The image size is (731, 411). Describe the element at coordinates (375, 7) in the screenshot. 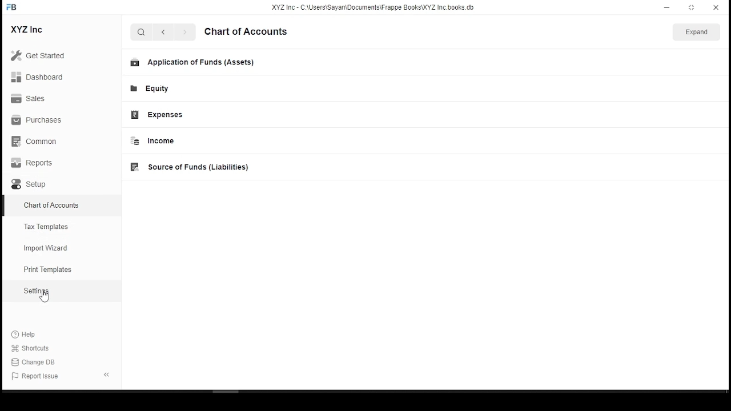

I see `XYZ Inc - C:\users\Sayan\Documents\FrappeBooks\XYZ Incbooks.db` at that location.